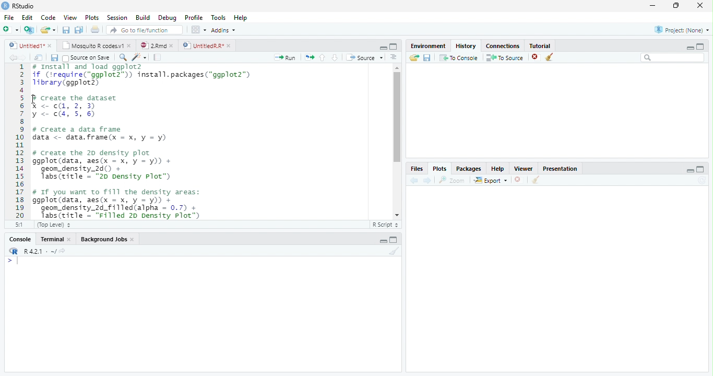 This screenshot has height=376, width=713. I want to click on Search, so click(673, 57).